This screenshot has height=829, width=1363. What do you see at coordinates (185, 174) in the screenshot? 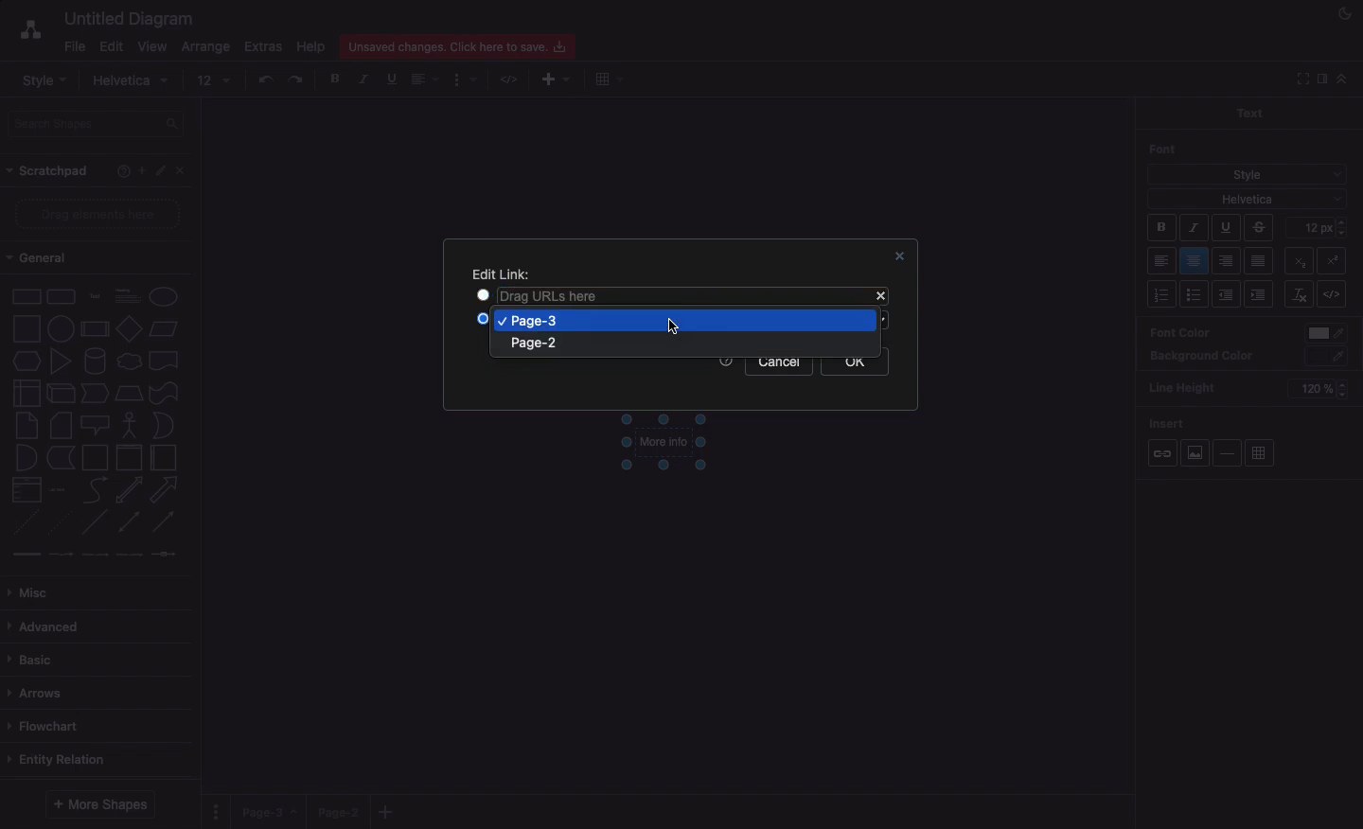
I see `Close` at bounding box center [185, 174].